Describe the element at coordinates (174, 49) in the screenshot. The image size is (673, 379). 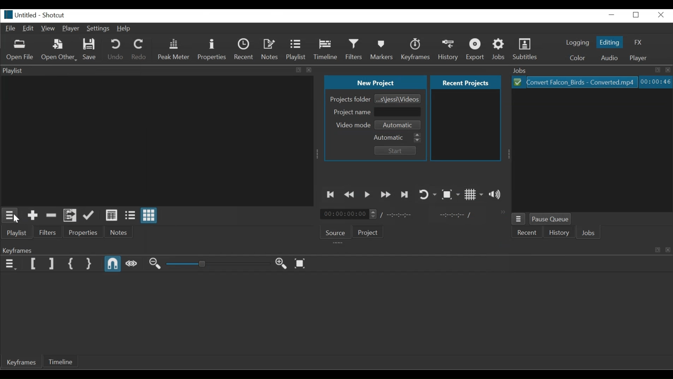
I see `Peak Meter` at that location.